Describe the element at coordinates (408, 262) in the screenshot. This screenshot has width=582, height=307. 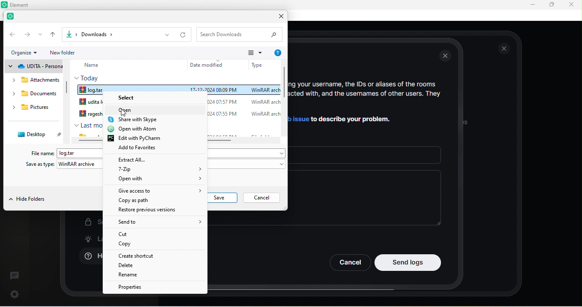
I see `Send Logs` at that location.